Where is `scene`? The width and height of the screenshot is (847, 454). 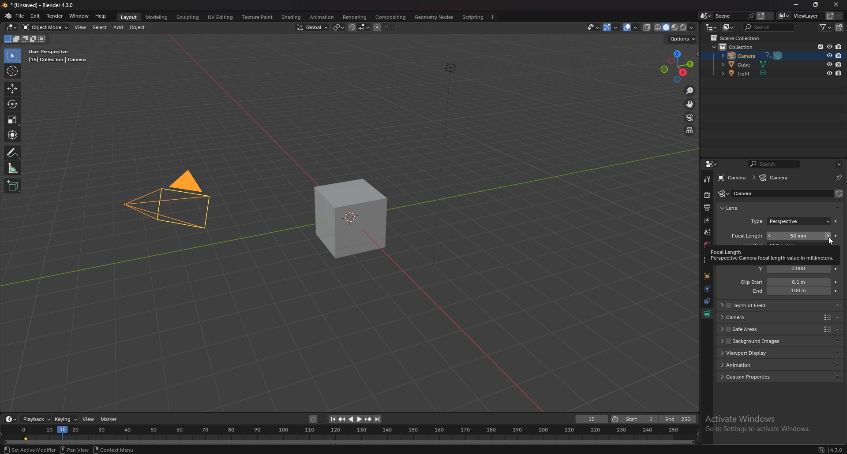 scene is located at coordinates (708, 232).